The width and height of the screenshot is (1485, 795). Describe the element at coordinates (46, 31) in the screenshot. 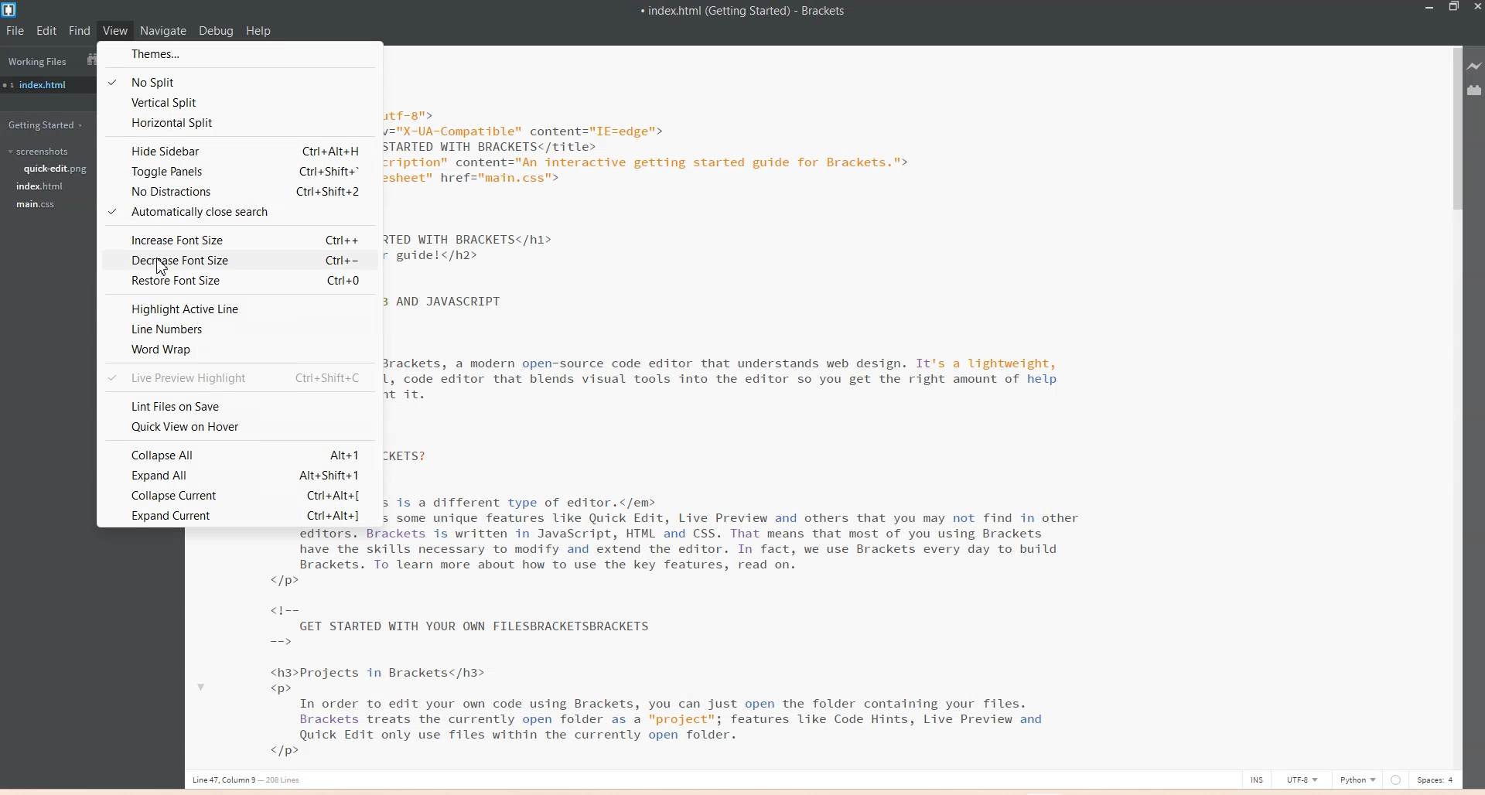

I see `Edit` at that location.